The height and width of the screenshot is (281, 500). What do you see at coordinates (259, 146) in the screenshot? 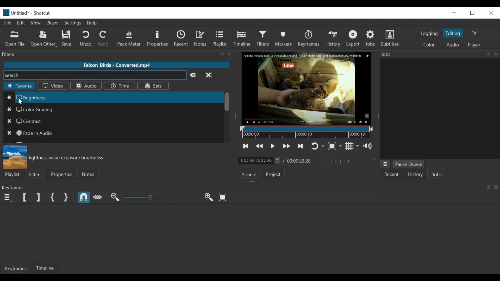
I see `Play backward quickly` at bounding box center [259, 146].